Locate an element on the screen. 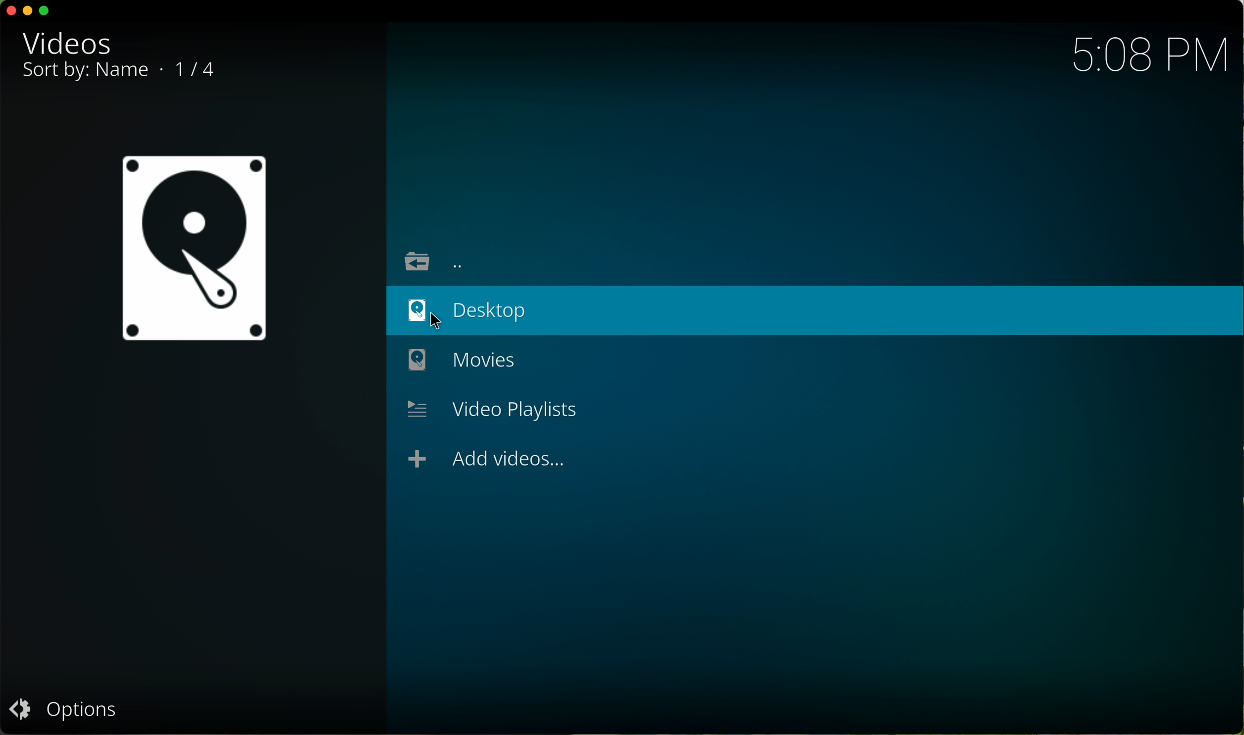 The width and height of the screenshot is (1244, 735). 5:08 PM is located at coordinates (1150, 56).